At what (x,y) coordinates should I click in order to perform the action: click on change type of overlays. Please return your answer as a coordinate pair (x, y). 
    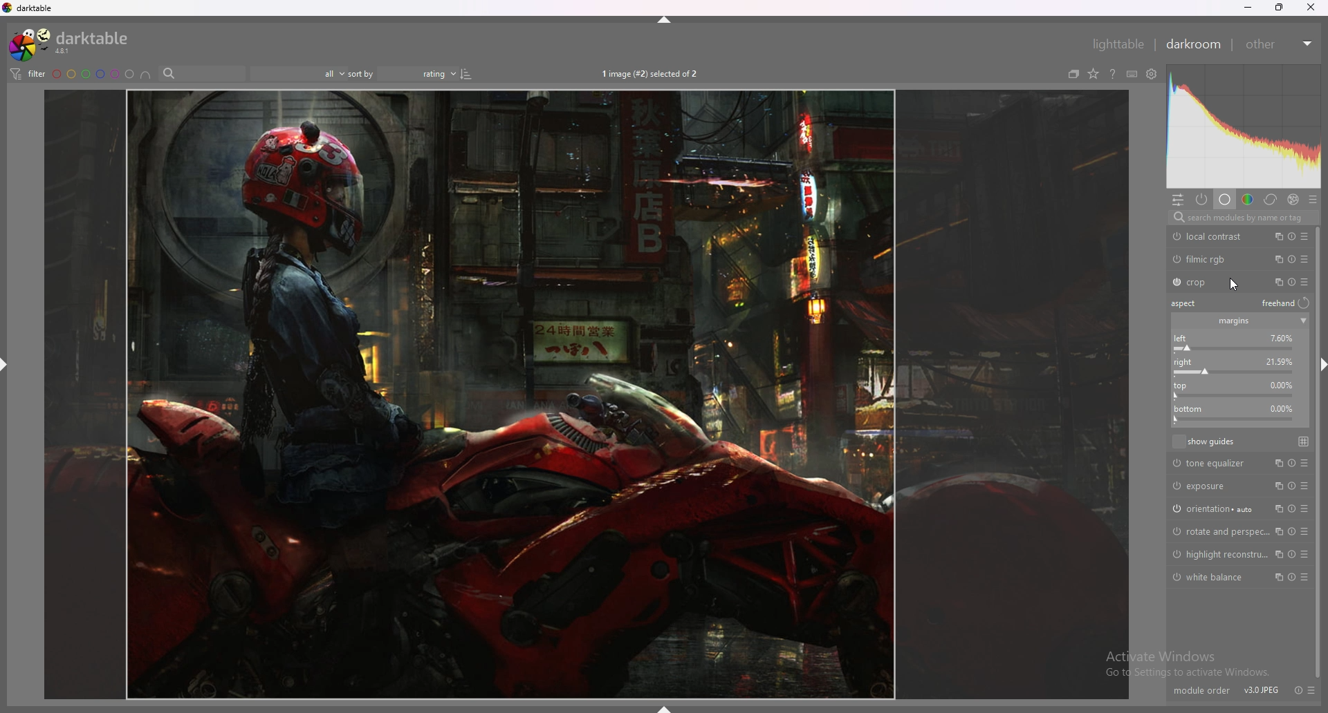
    Looking at the image, I should click on (1093, 74).